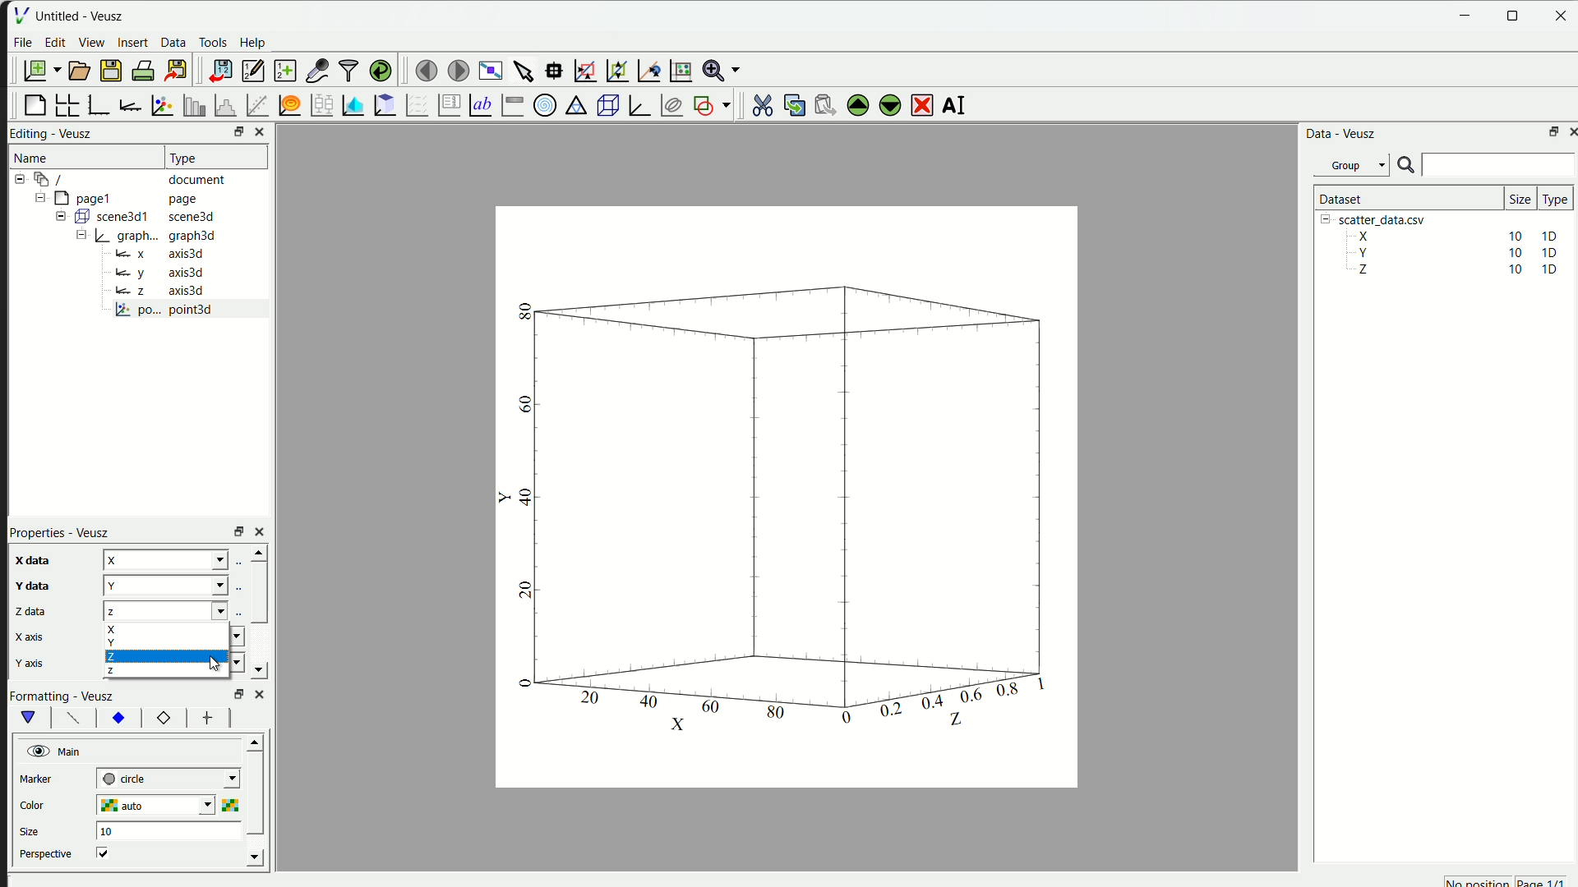 This screenshot has height=887, width=1578. What do you see at coordinates (168, 253) in the screenshot?
I see `= x axis3d` at bounding box center [168, 253].